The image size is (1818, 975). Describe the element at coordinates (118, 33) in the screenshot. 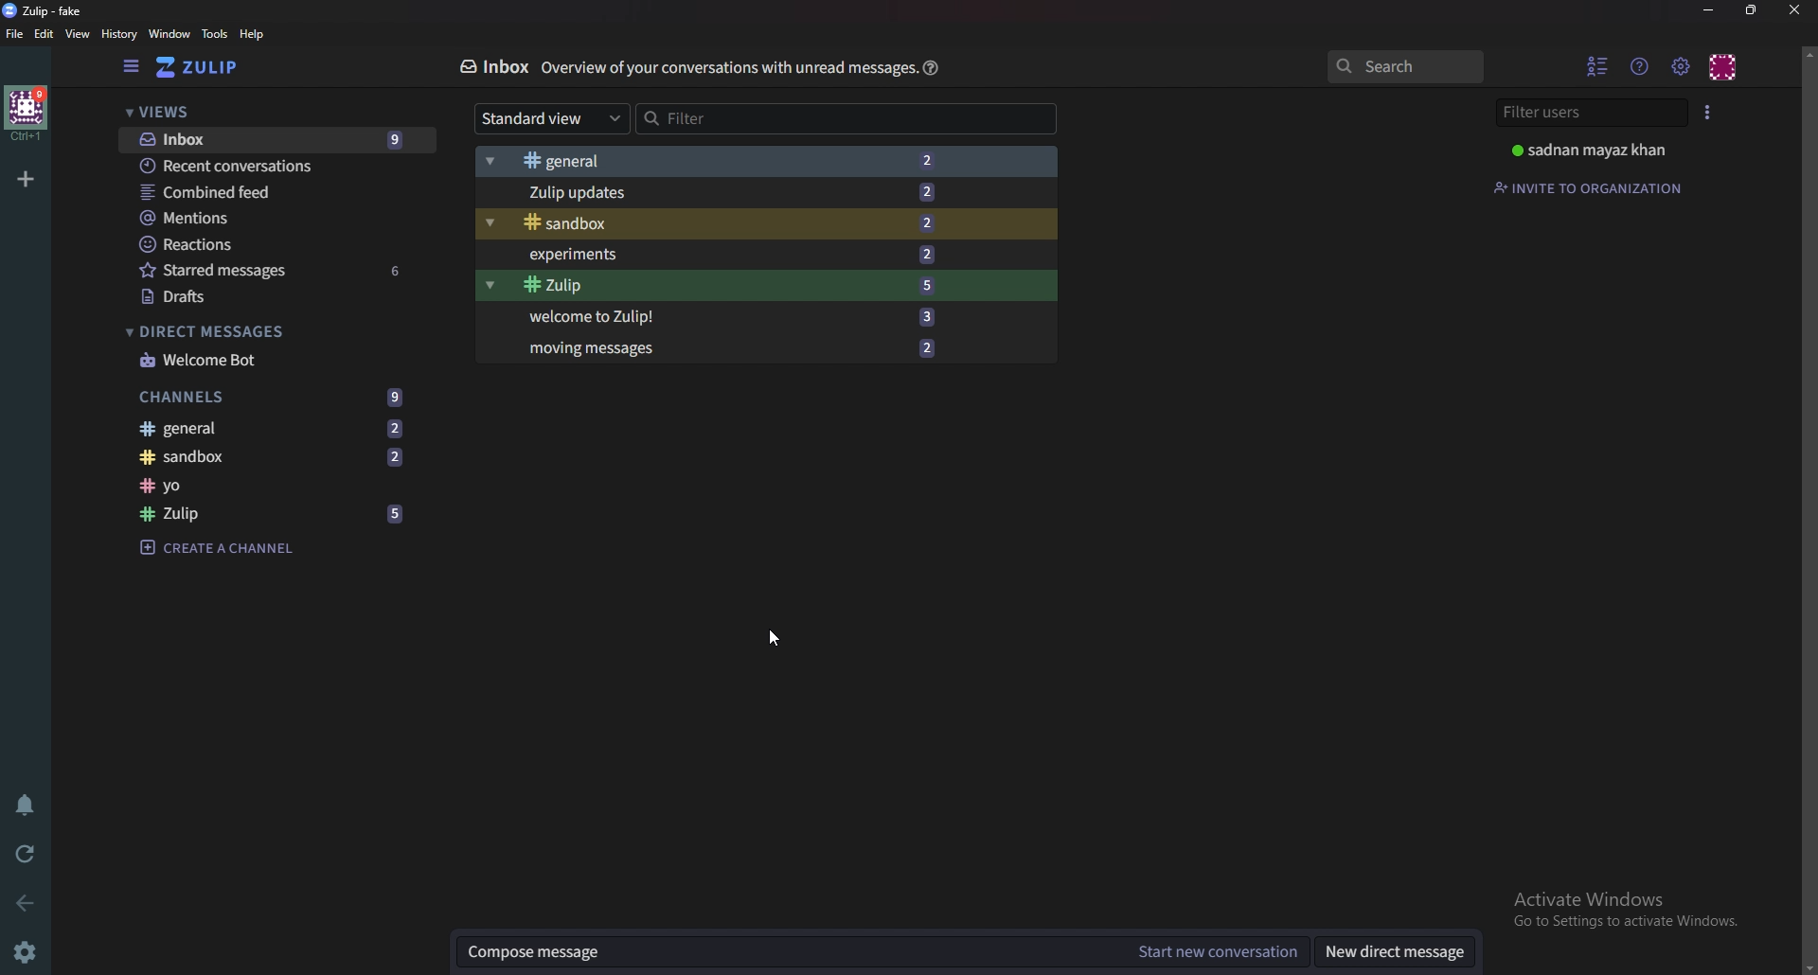

I see `History` at that location.